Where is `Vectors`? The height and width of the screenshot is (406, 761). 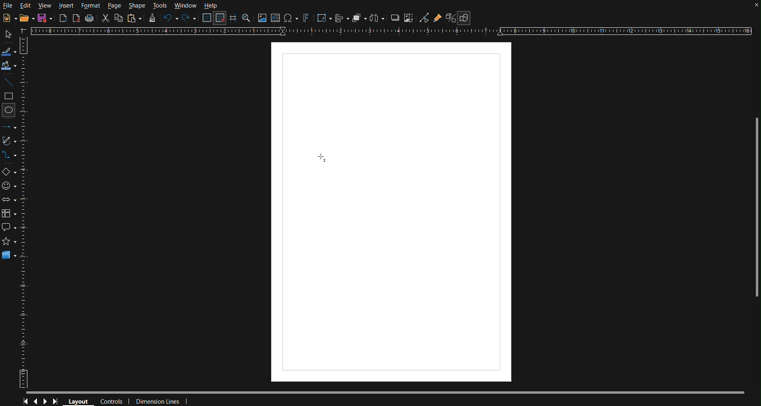 Vectors is located at coordinates (10, 141).